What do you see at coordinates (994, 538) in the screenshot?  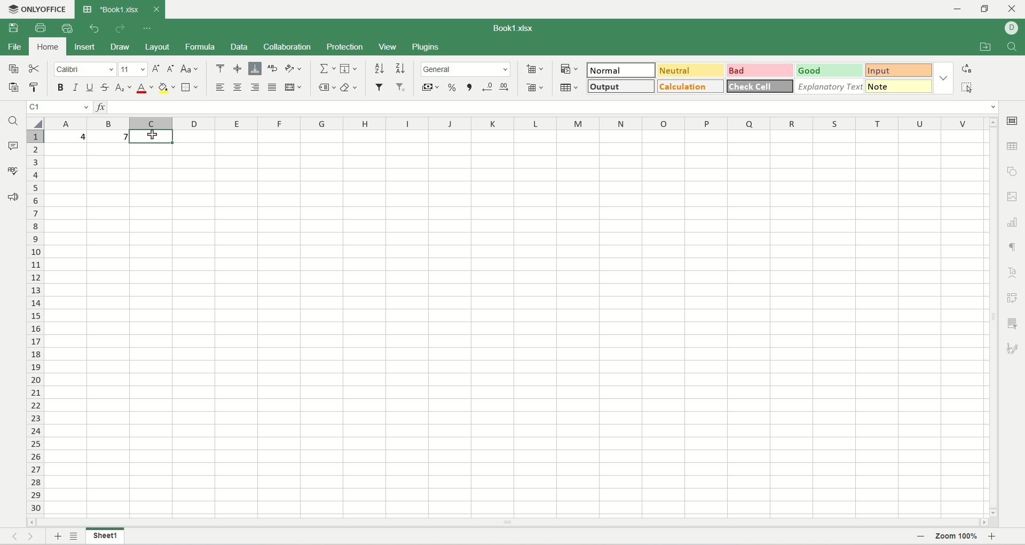 I see `zoom in` at bounding box center [994, 538].